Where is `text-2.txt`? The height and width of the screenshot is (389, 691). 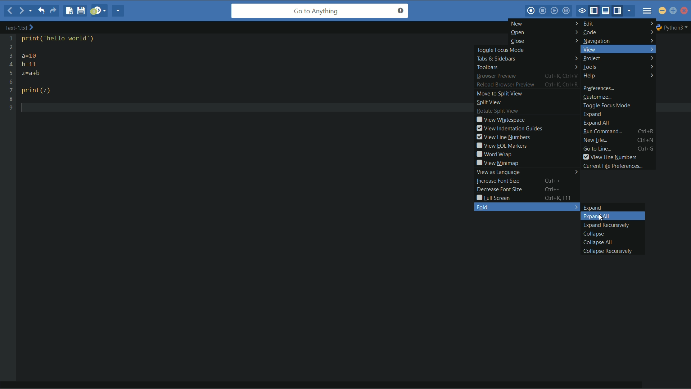
text-2.txt is located at coordinates (19, 28).